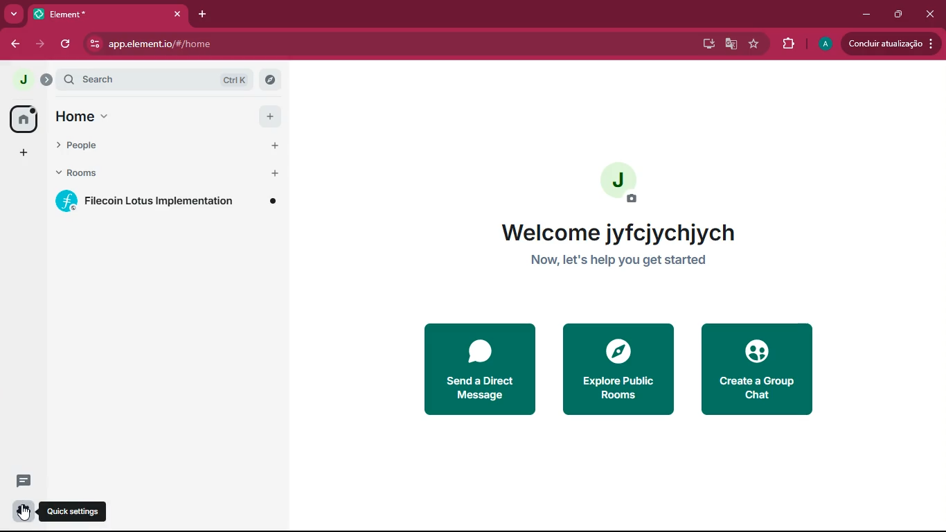 The width and height of the screenshot is (946, 532). I want to click on expand, so click(48, 80).